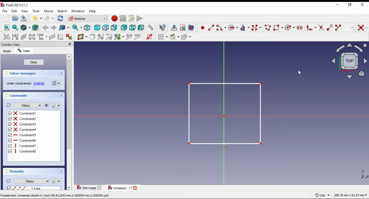 The image size is (369, 199). Describe the element at coordinates (129, 37) in the screenshot. I see `insert knot` at that location.